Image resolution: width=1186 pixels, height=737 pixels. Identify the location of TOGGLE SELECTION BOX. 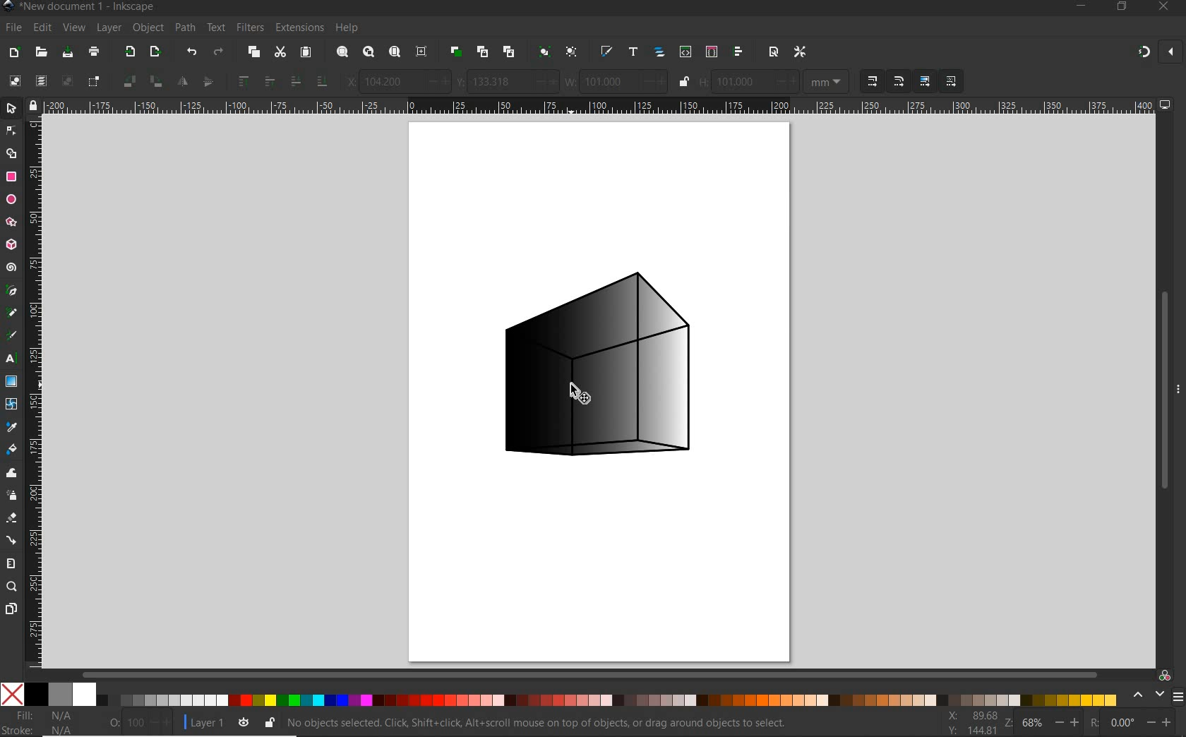
(95, 80).